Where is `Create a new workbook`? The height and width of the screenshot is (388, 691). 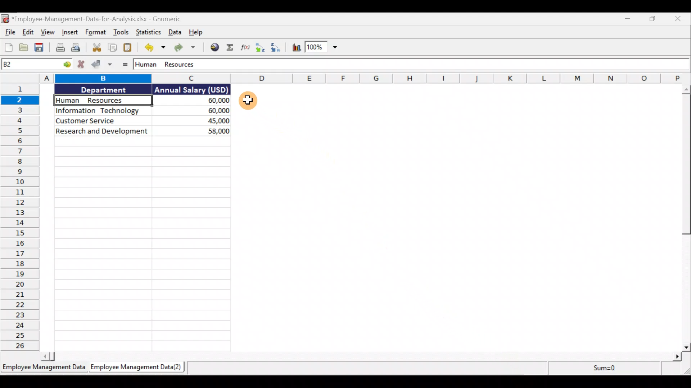 Create a new workbook is located at coordinates (8, 47).